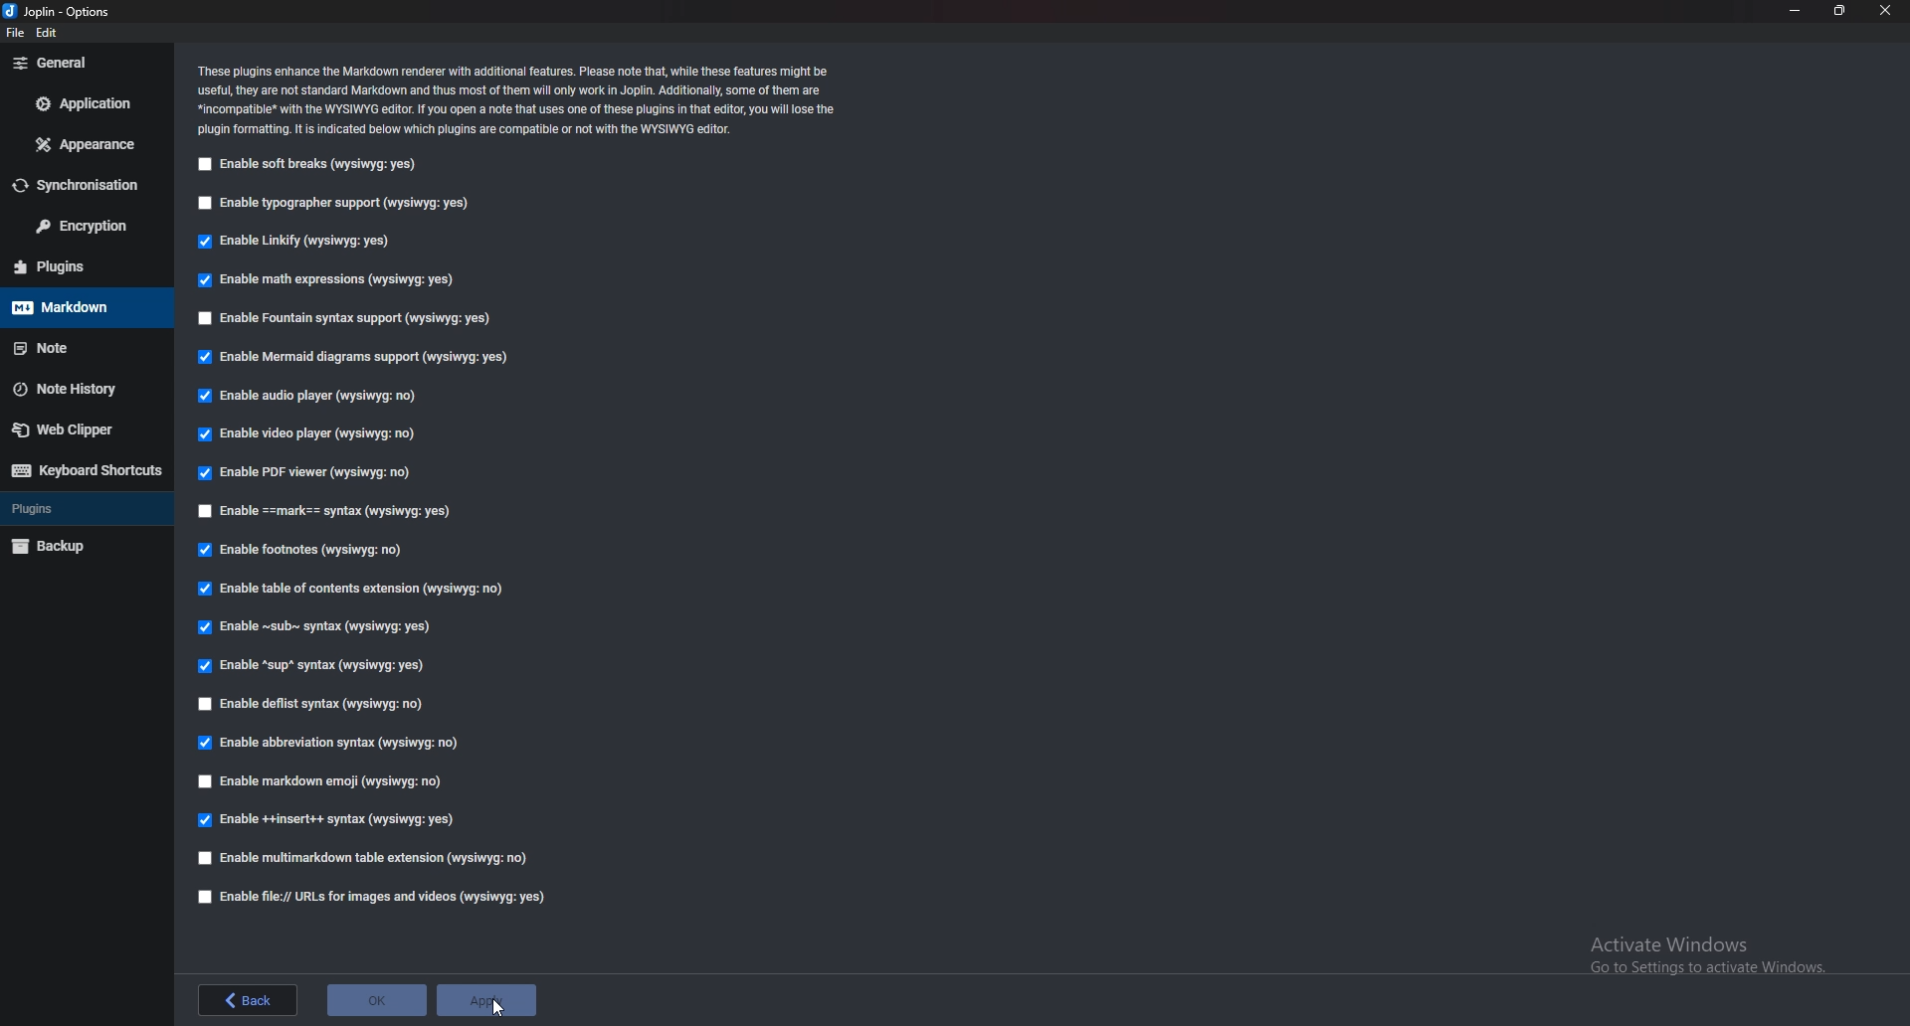  Describe the element at coordinates (86, 64) in the screenshot. I see `general` at that location.